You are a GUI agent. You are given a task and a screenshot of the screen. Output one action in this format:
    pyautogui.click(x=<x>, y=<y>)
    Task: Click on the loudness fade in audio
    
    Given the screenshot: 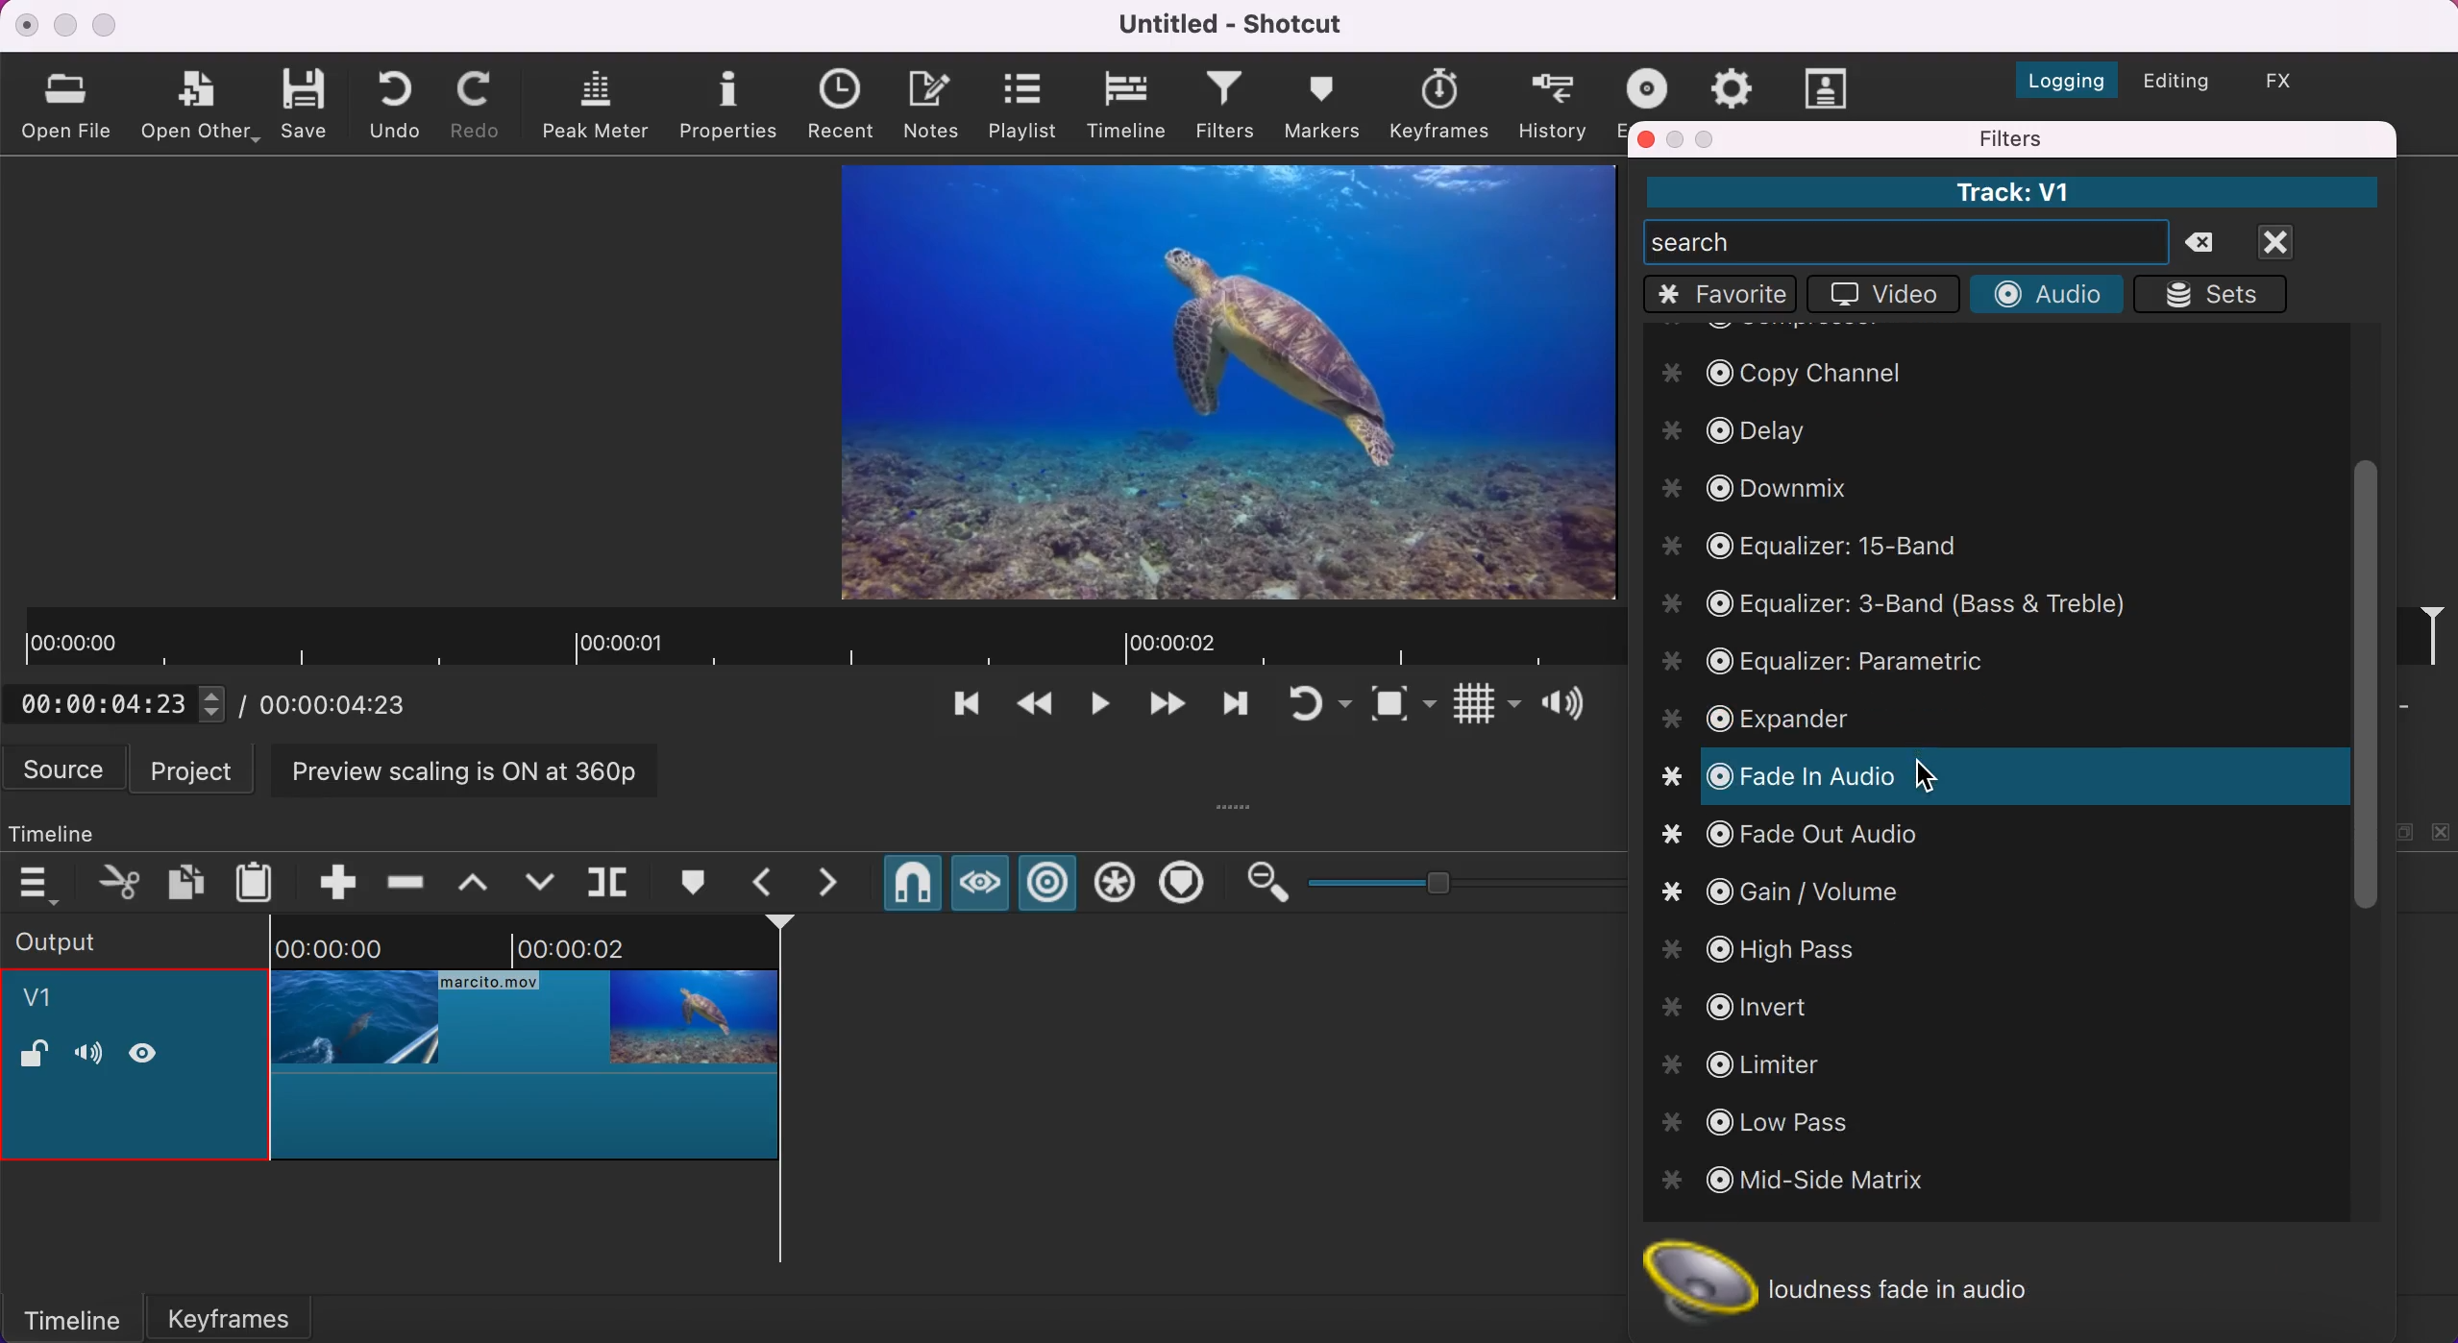 What is the action you would take?
    pyautogui.click(x=1888, y=1276)
    